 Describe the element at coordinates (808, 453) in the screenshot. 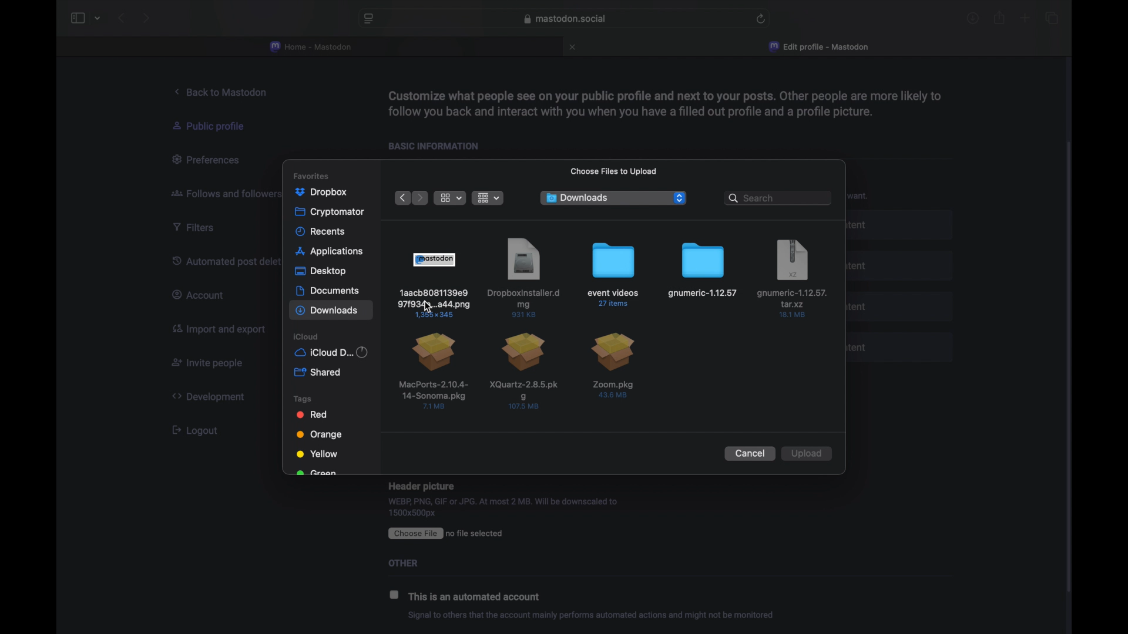

I see `upload` at that location.